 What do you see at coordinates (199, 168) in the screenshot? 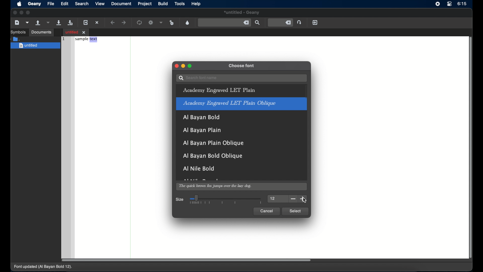
I see `al nile bold` at bounding box center [199, 168].